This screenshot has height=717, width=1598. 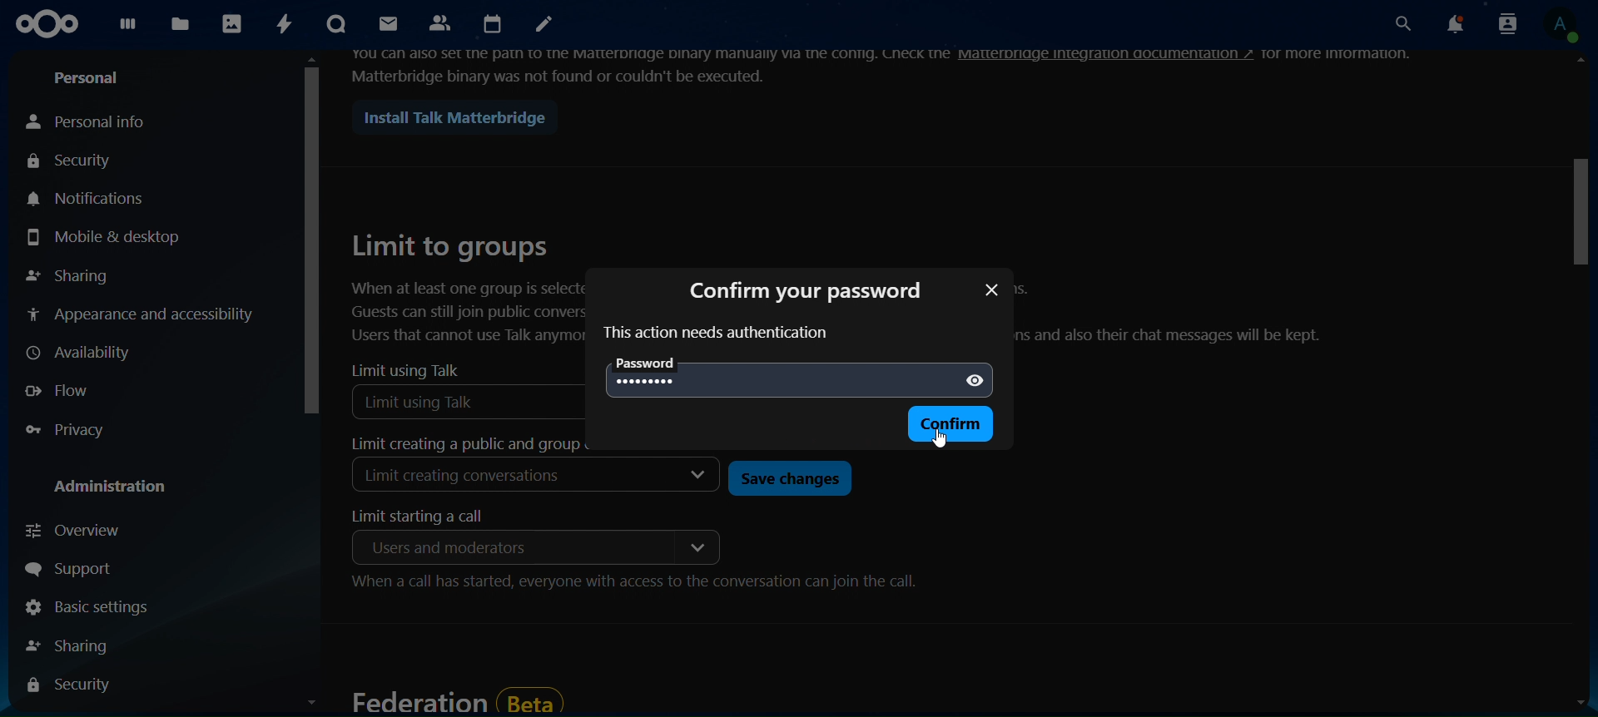 I want to click on photos, so click(x=234, y=25).